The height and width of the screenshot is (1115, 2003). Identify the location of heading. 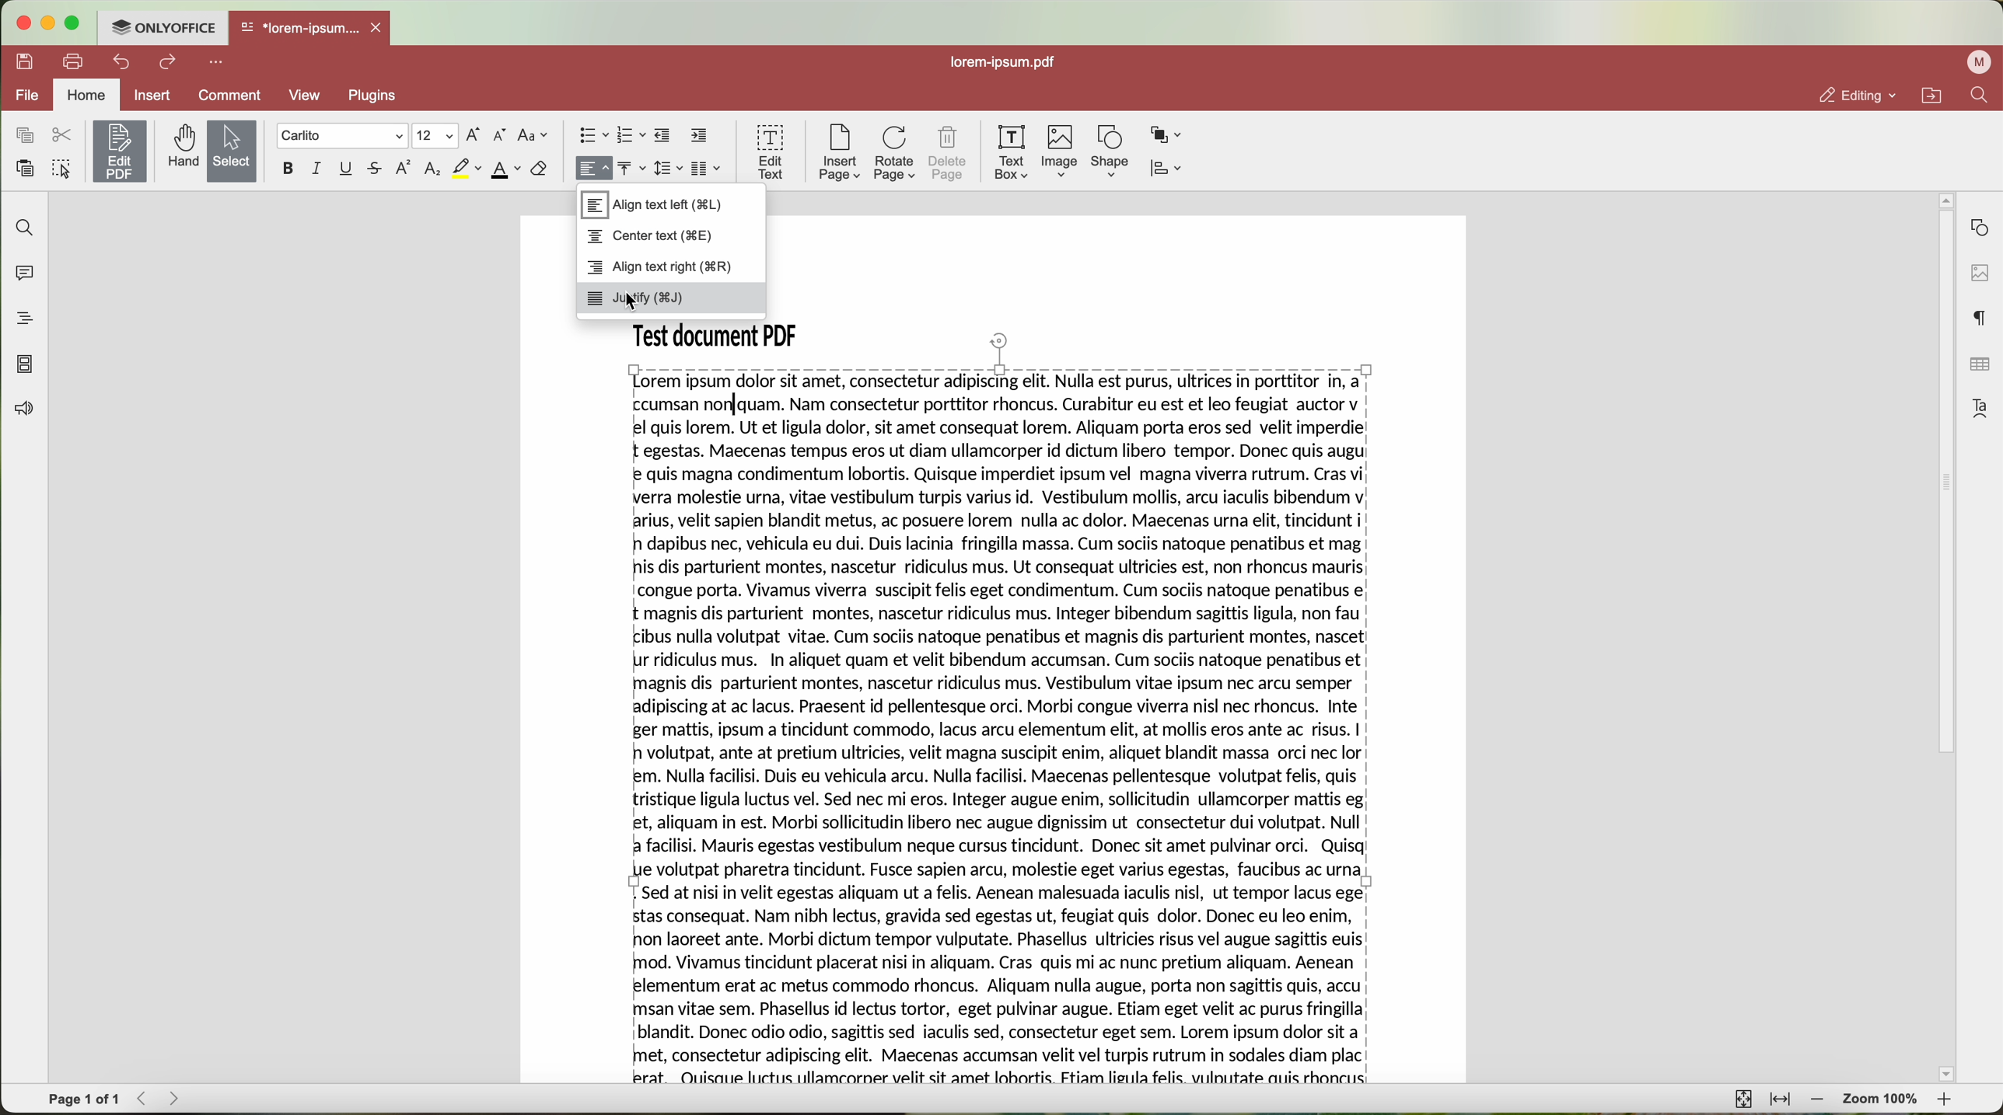
(23, 314).